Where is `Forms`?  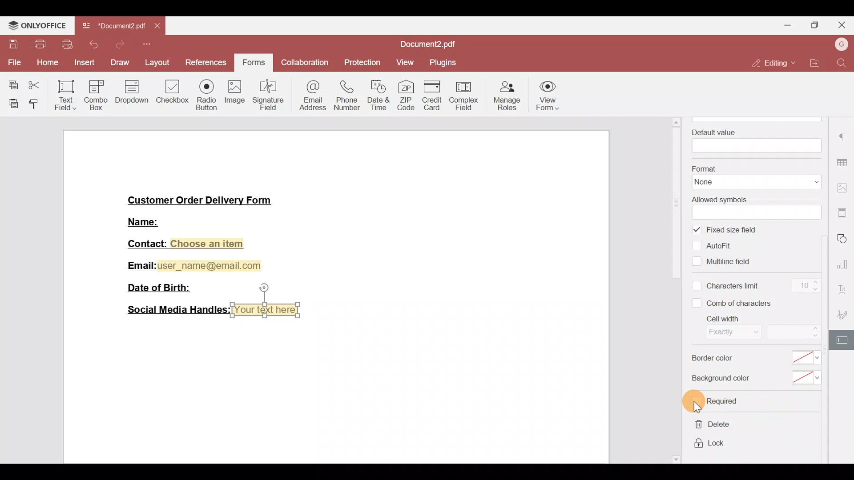 Forms is located at coordinates (255, 60).